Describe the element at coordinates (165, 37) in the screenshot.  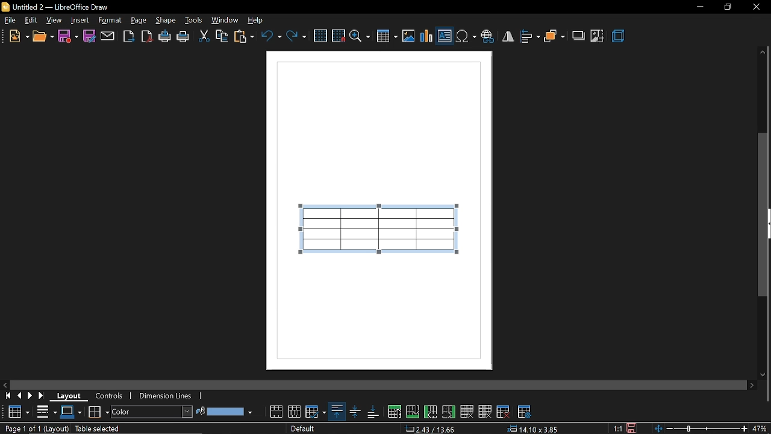
I see `print directly` at that location.